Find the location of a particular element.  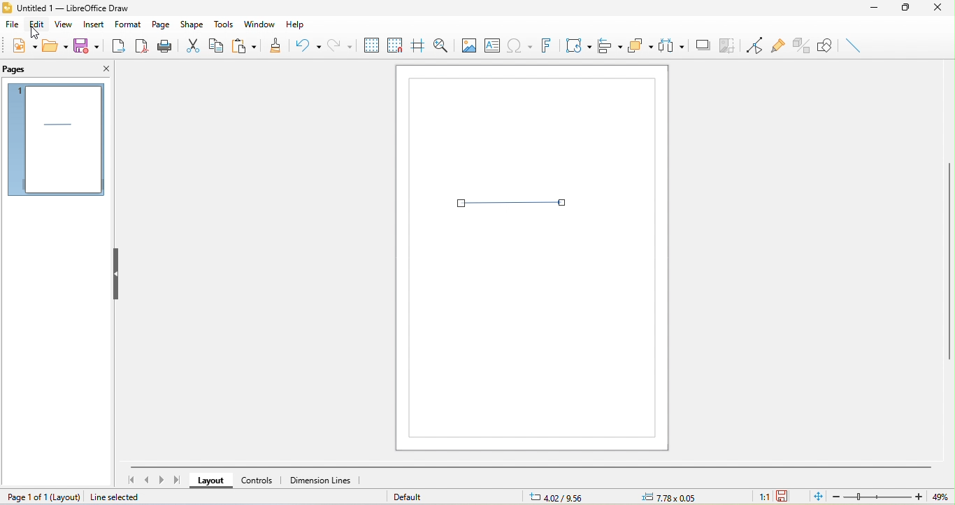

dimension lines is located at coordinates (326, 481).